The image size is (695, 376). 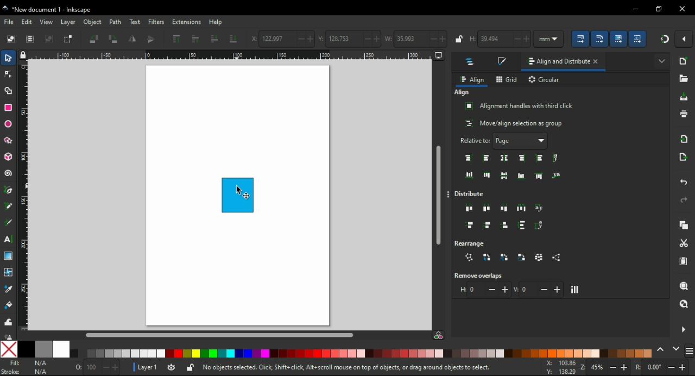 What do you see at coordinates (555, 62) in the screenshot?
I see `align and distribute` at bounding box center [555, 62].